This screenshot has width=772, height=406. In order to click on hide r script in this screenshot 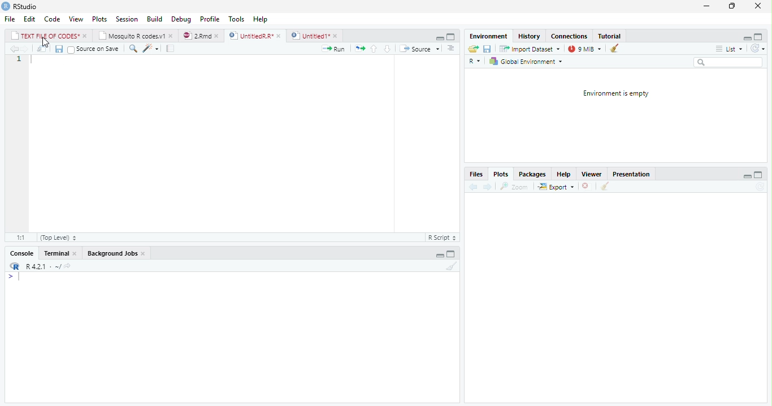, I will do `click(439, 254)`.